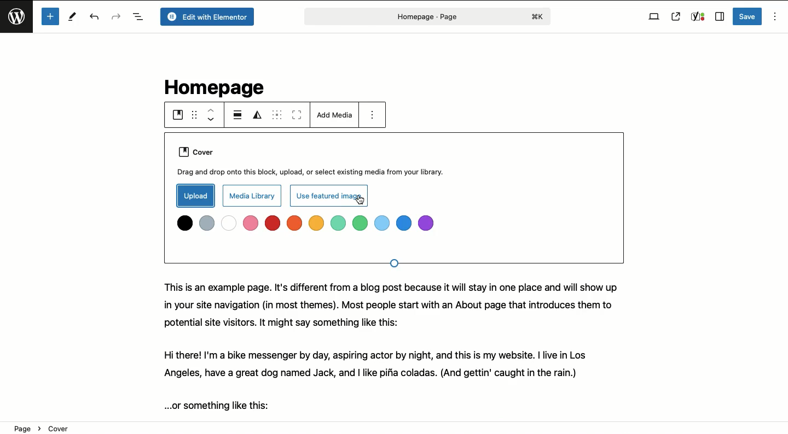 The height and width of the screenshot is (434, 788). I want to click on Duotone, so click(257, 115).